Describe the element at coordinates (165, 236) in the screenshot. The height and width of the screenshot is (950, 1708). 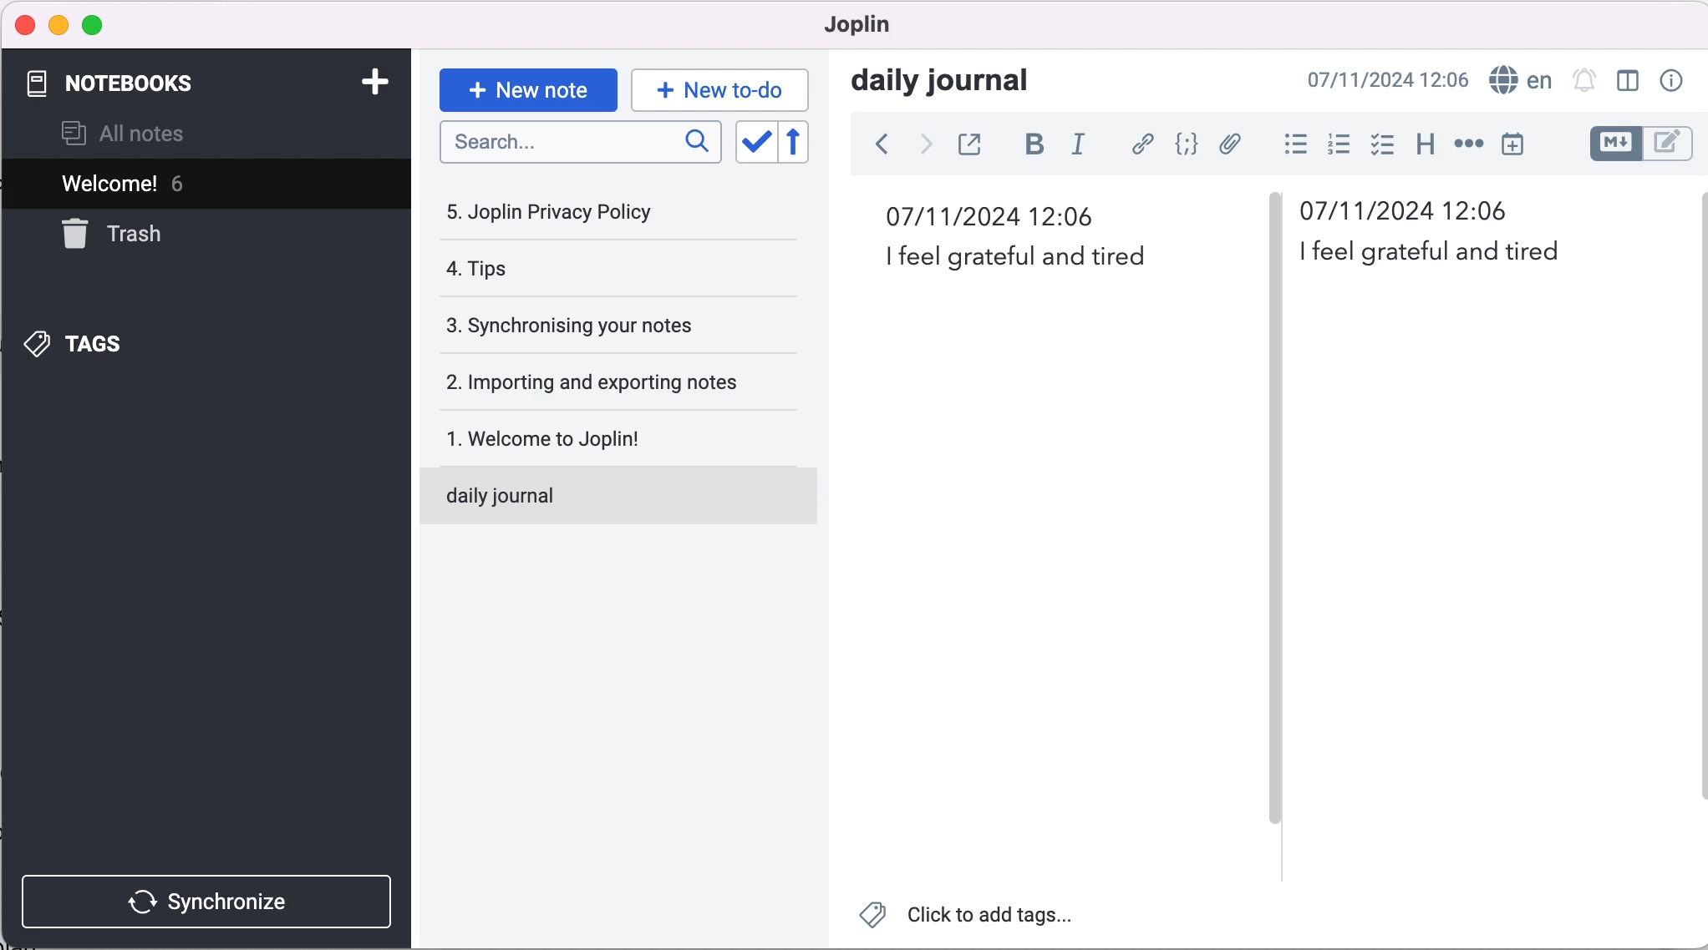
I see `trash` at that location.